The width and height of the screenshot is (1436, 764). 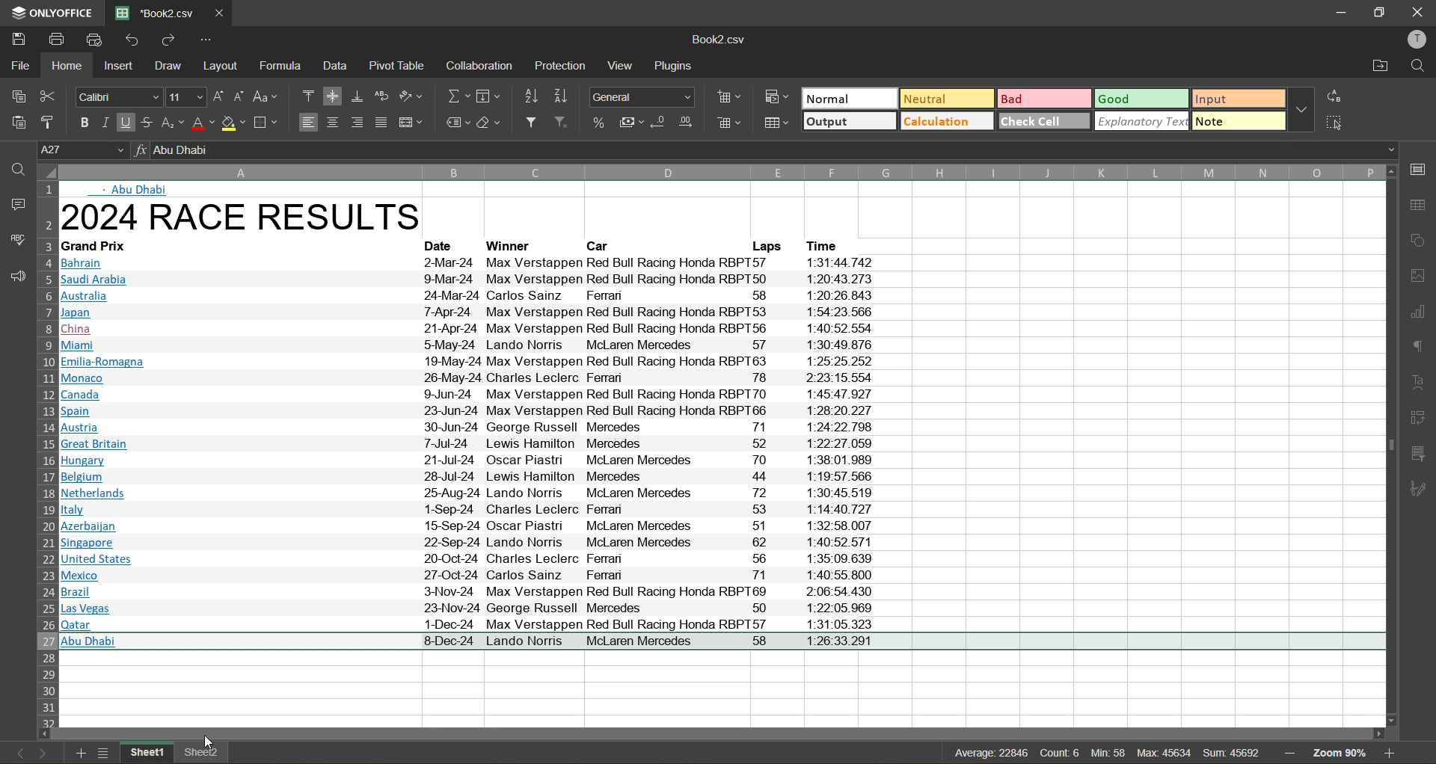 What do you see at coordinates (467, 296) in the screenshot?
I see `text info` at bounding box center [467, 296].